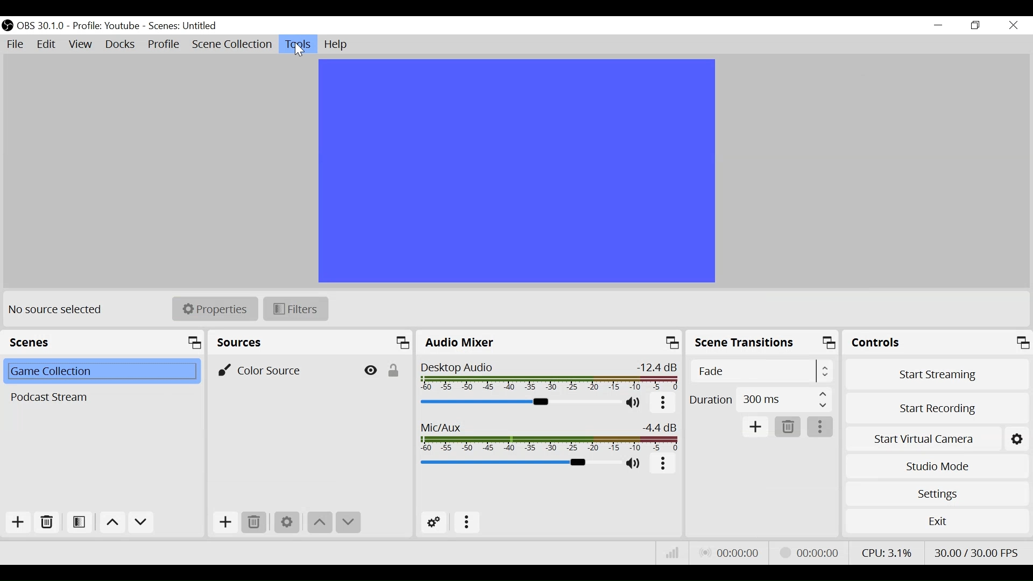  What do you see at coordinates (231, 45) in the screenshot?
I see `Scene Collection` at bounding box center [231, 45].